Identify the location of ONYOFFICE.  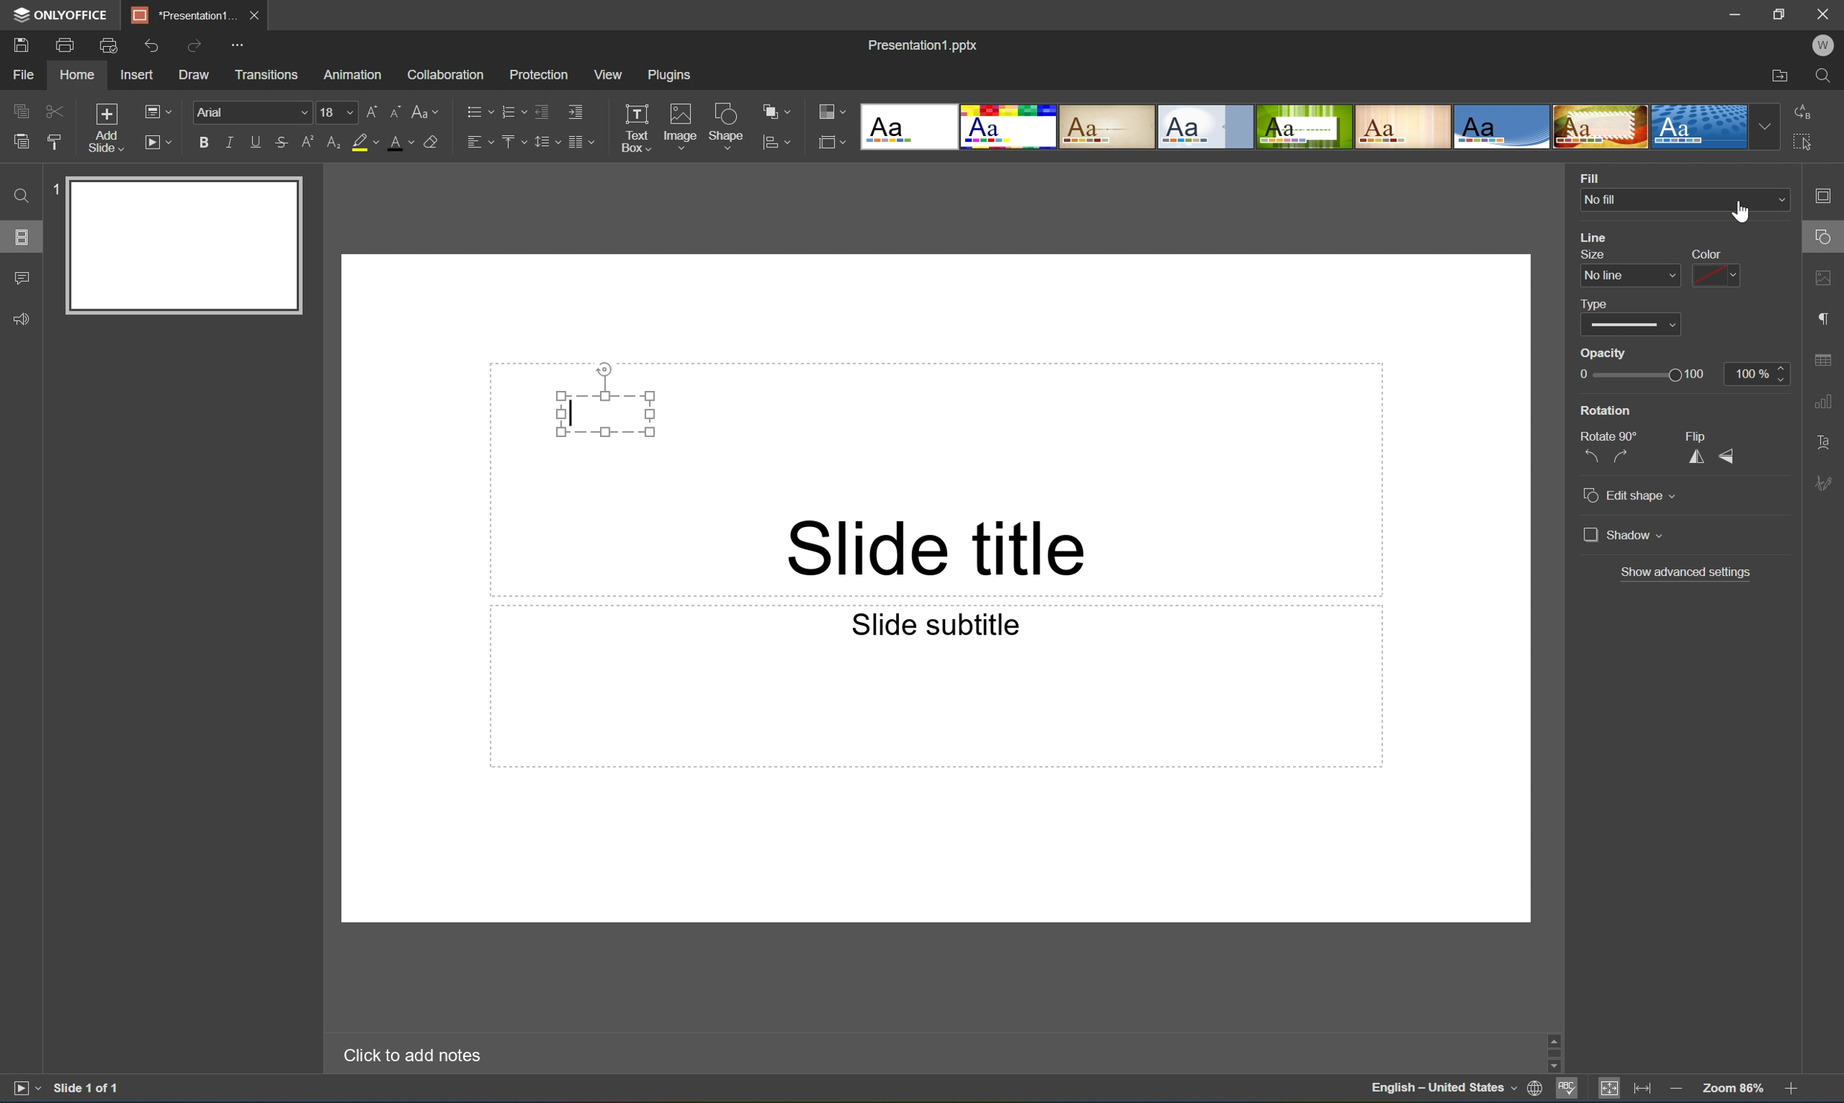
(58, 14).